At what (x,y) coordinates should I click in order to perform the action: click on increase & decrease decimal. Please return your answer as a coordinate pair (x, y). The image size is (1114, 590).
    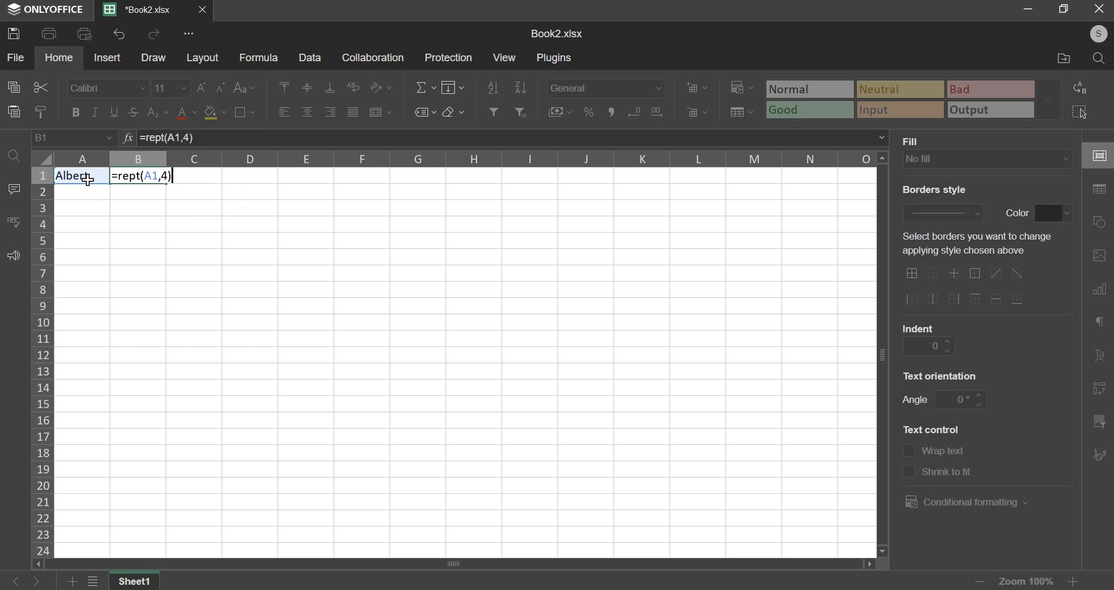
    Looking at the image, I should click on (646, 111).